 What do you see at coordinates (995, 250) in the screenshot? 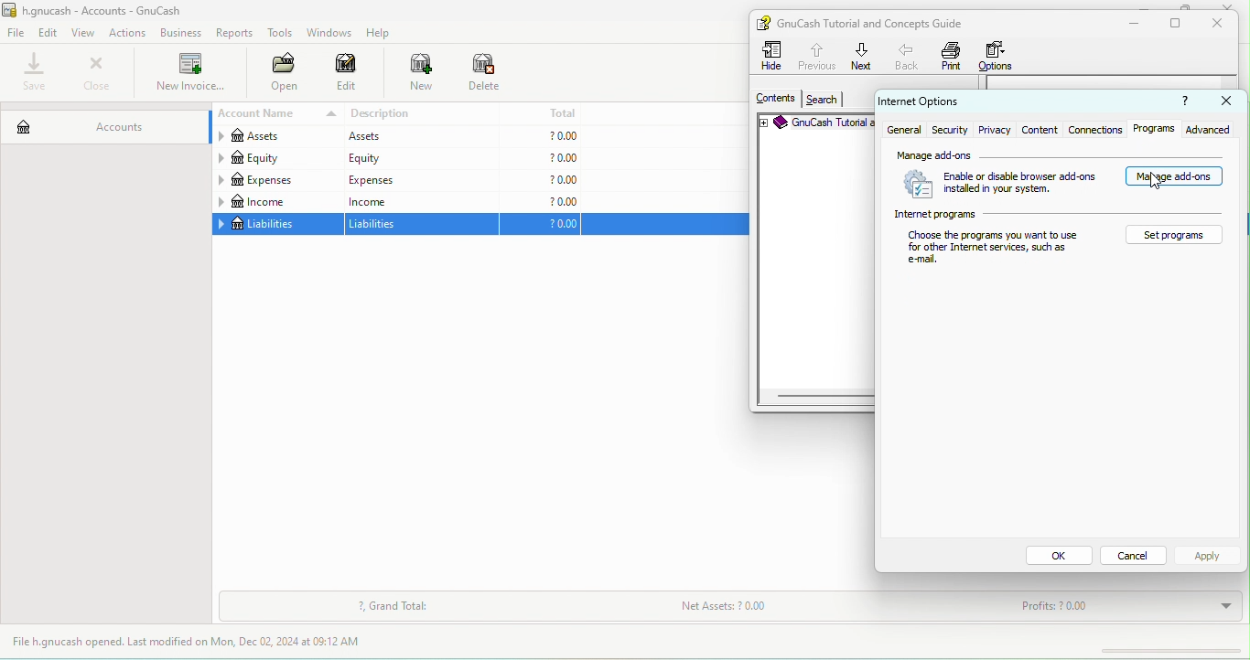
I see `choose the programs you want to use for other internet services, such as email` at bounding box center [995, 250].